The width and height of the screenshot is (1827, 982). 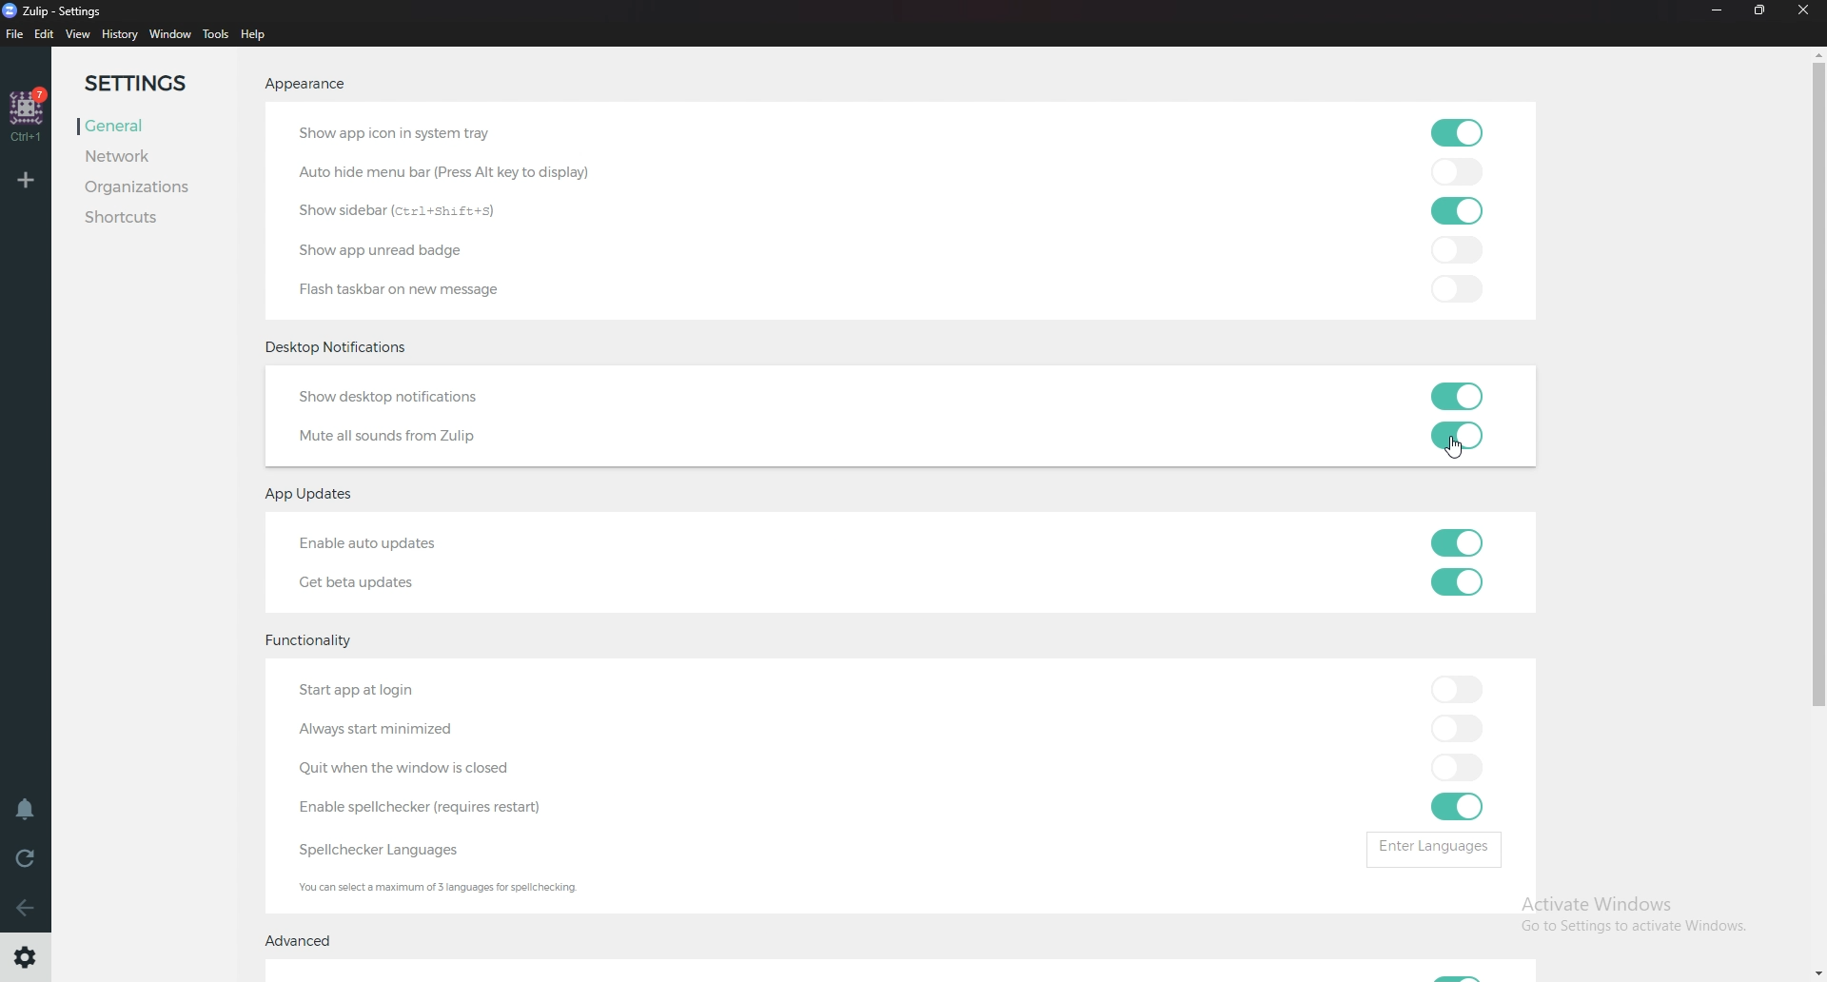 What do you see at coordinates (1457, 693) in the screenshot?
I see `toggle` at bounding box center [1457, 693].